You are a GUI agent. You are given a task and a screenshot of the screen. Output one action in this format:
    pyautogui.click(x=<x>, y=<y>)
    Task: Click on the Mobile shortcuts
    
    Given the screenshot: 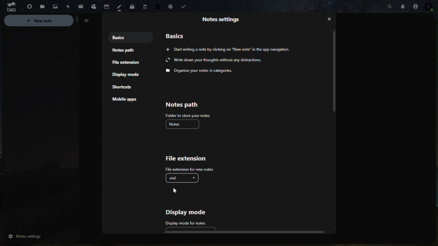 What is the action you would take?
    pyautogui.click(x=125, y=86)
    